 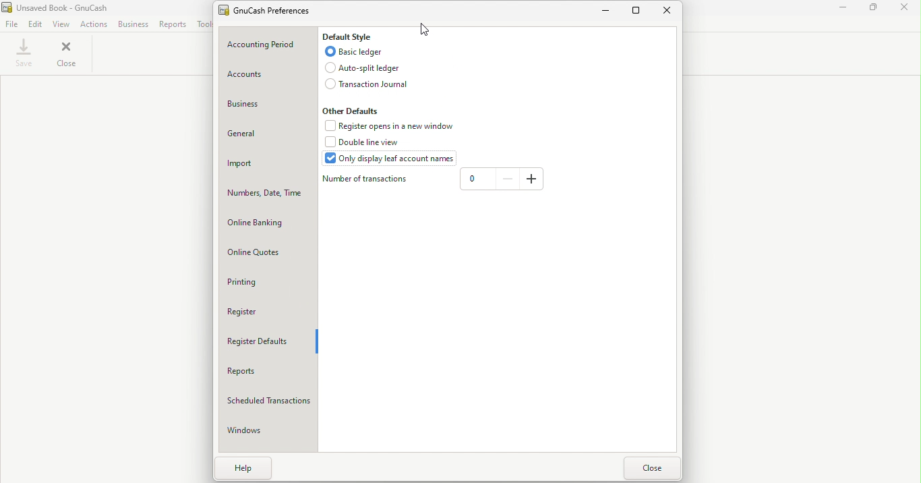 I want to click on Printing, so click(x=267, y=283).